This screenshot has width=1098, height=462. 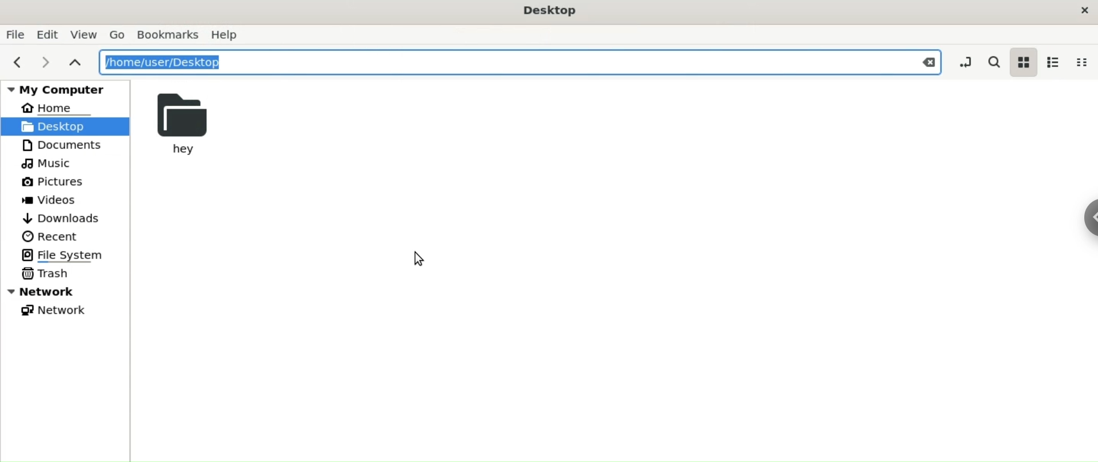 What do you see at coordinates (65, 88) in the screenshot?
I see `My Computer` at bounding box center [65, 88].